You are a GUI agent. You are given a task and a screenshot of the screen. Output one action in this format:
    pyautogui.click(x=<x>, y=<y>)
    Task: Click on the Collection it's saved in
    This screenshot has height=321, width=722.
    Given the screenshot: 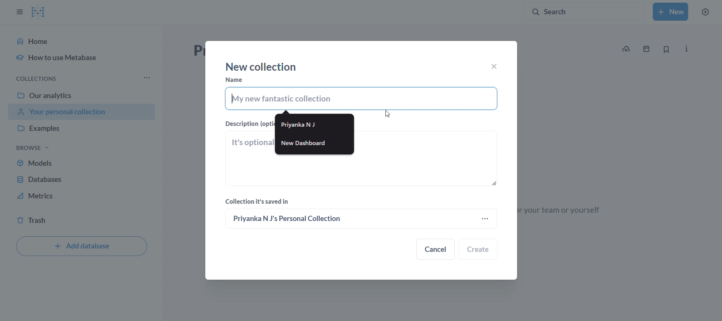 What is the action you would take?
    pyautogui.click(x=259, y=203)
    